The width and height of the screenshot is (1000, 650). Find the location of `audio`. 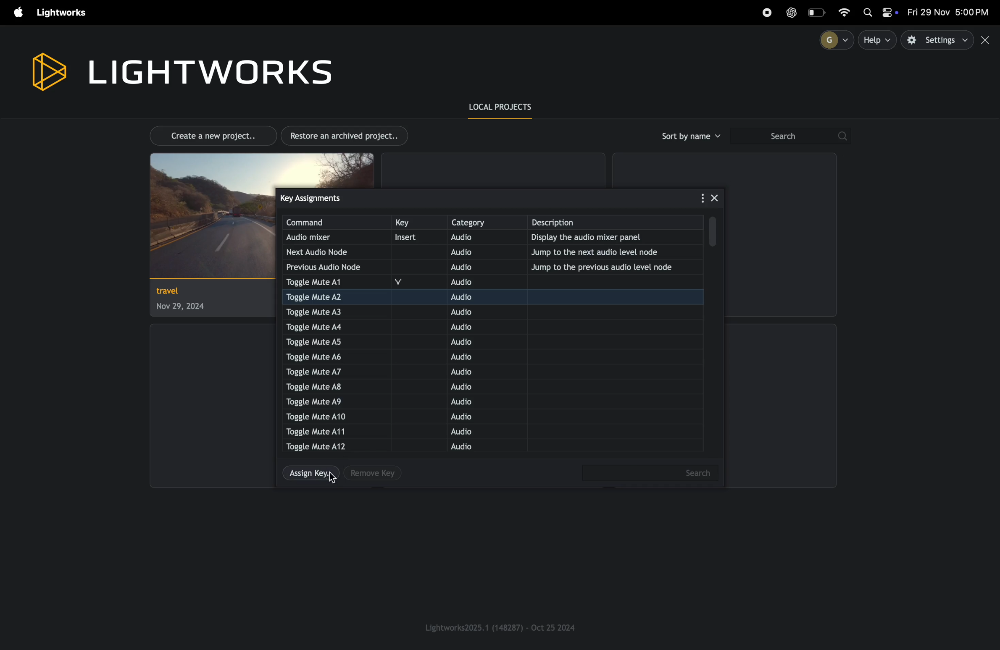

audio is located at coordinates (470, 328).